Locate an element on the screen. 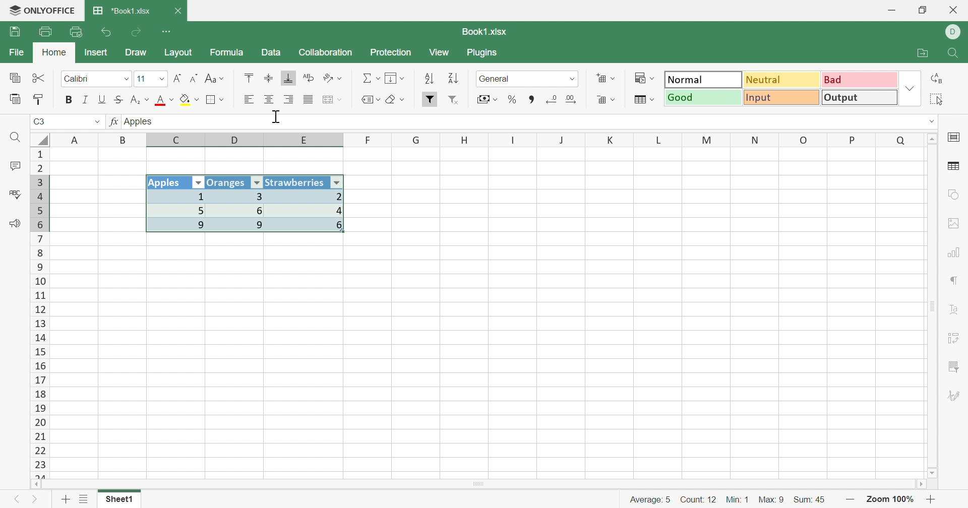 This screenshot has width=968, height=508. O is located at coordinates (804, 140).